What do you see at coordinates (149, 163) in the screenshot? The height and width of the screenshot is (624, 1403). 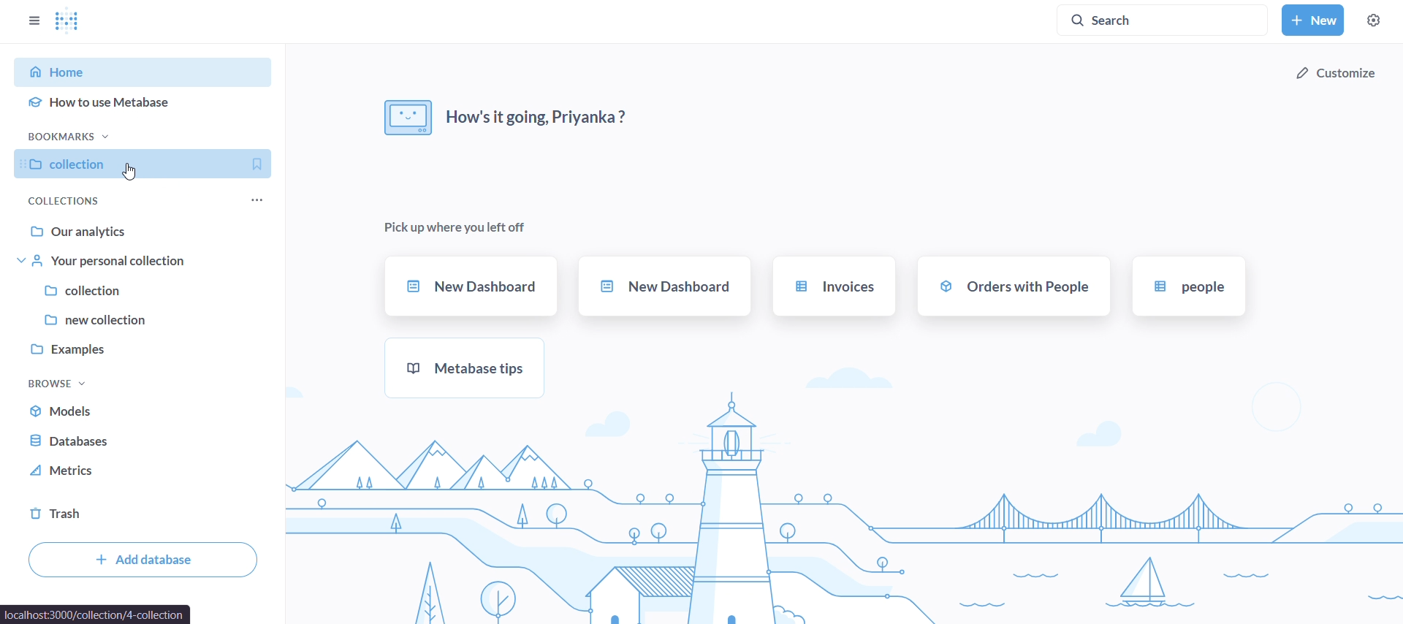 I see `collection` at bounding box center [149, 163].